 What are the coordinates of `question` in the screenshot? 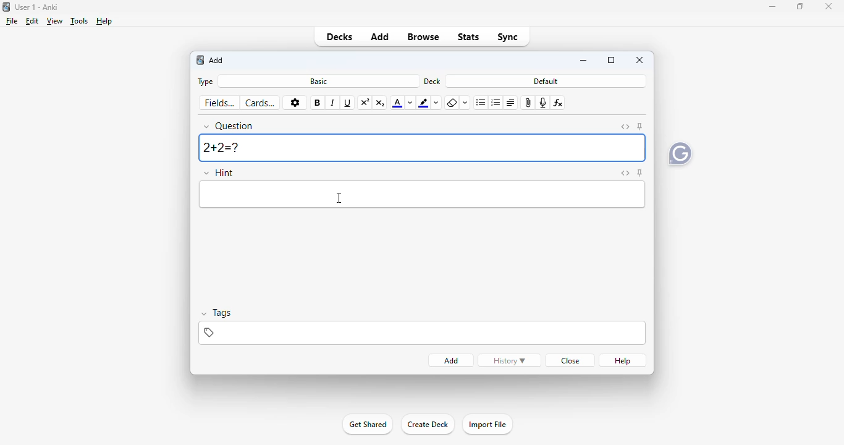 It's located at (229, 126).